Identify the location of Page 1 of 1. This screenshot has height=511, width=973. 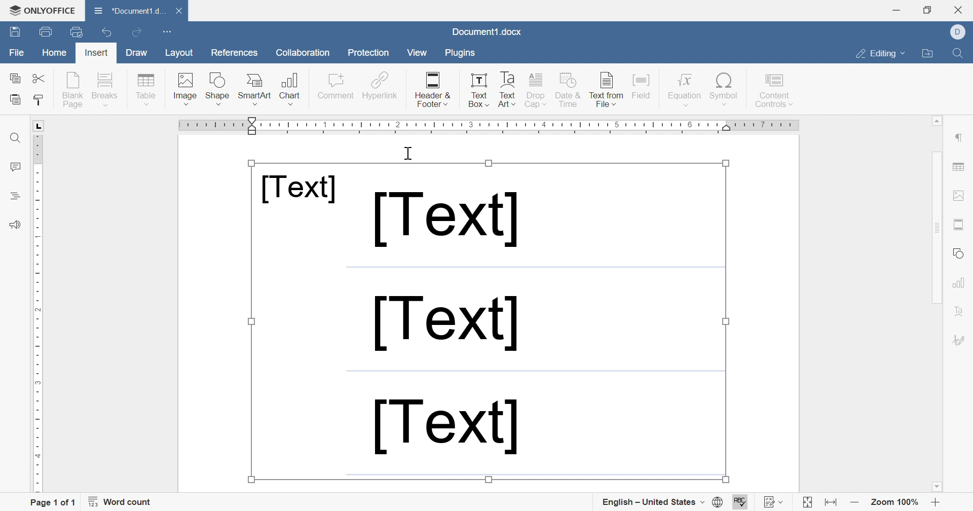
(51, 501).